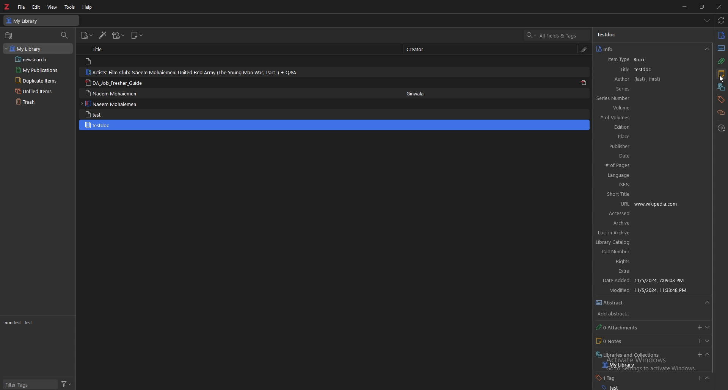  What do you see at coordinates (611, 378) in the screenshot?
I see `1 tag` at bounding box center [611, 378].